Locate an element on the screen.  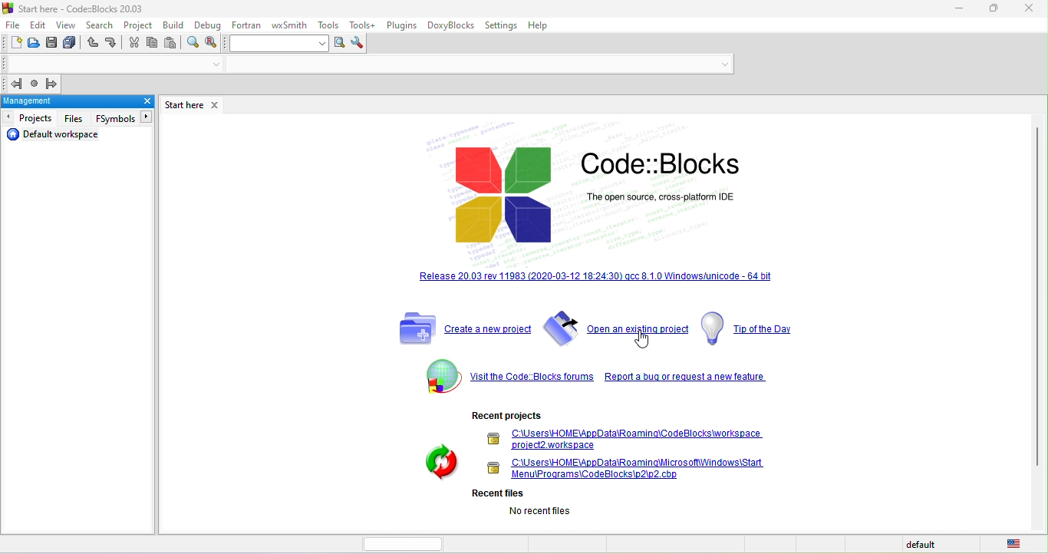
default is located at coordinates (925, 545).